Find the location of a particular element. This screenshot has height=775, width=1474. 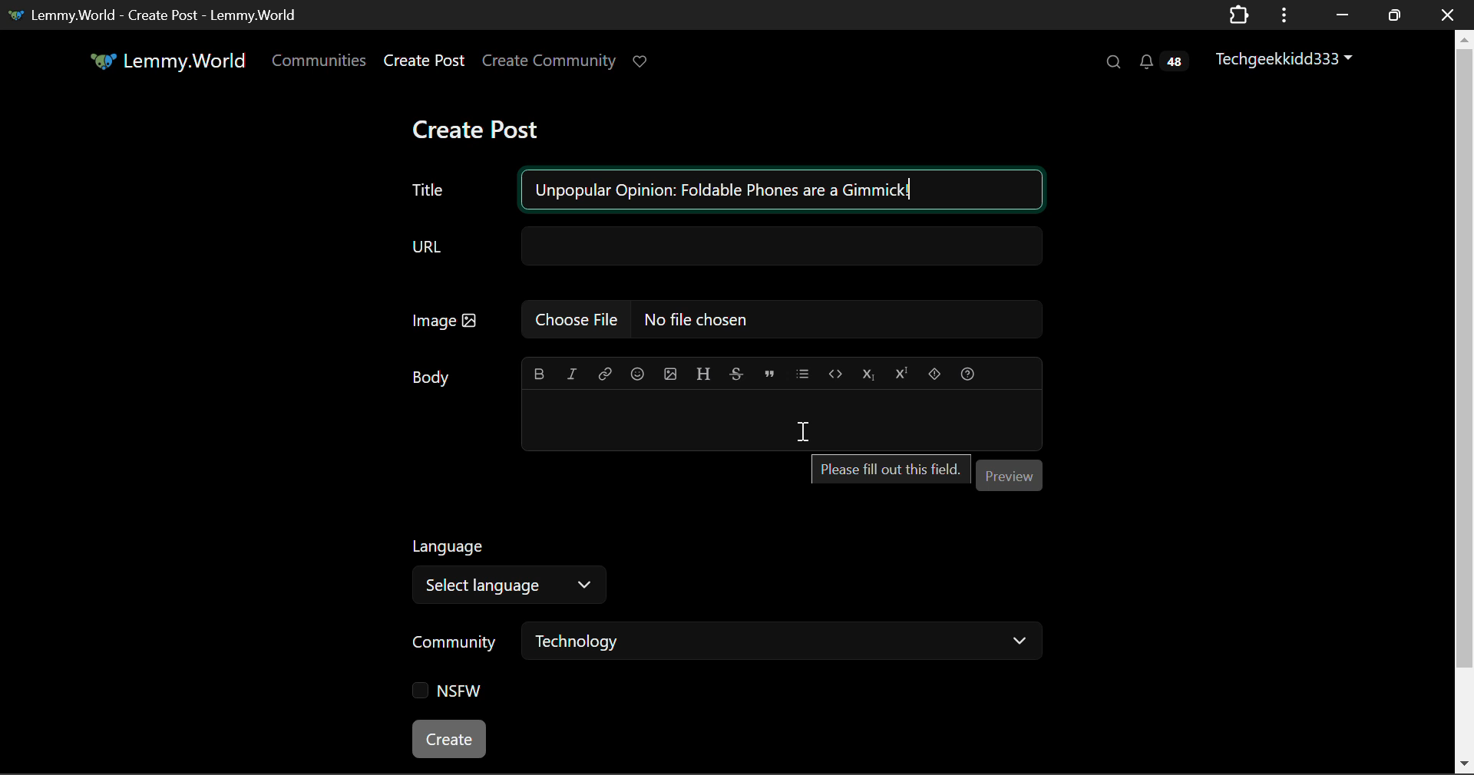

quote is located at coordinates (770, 372).